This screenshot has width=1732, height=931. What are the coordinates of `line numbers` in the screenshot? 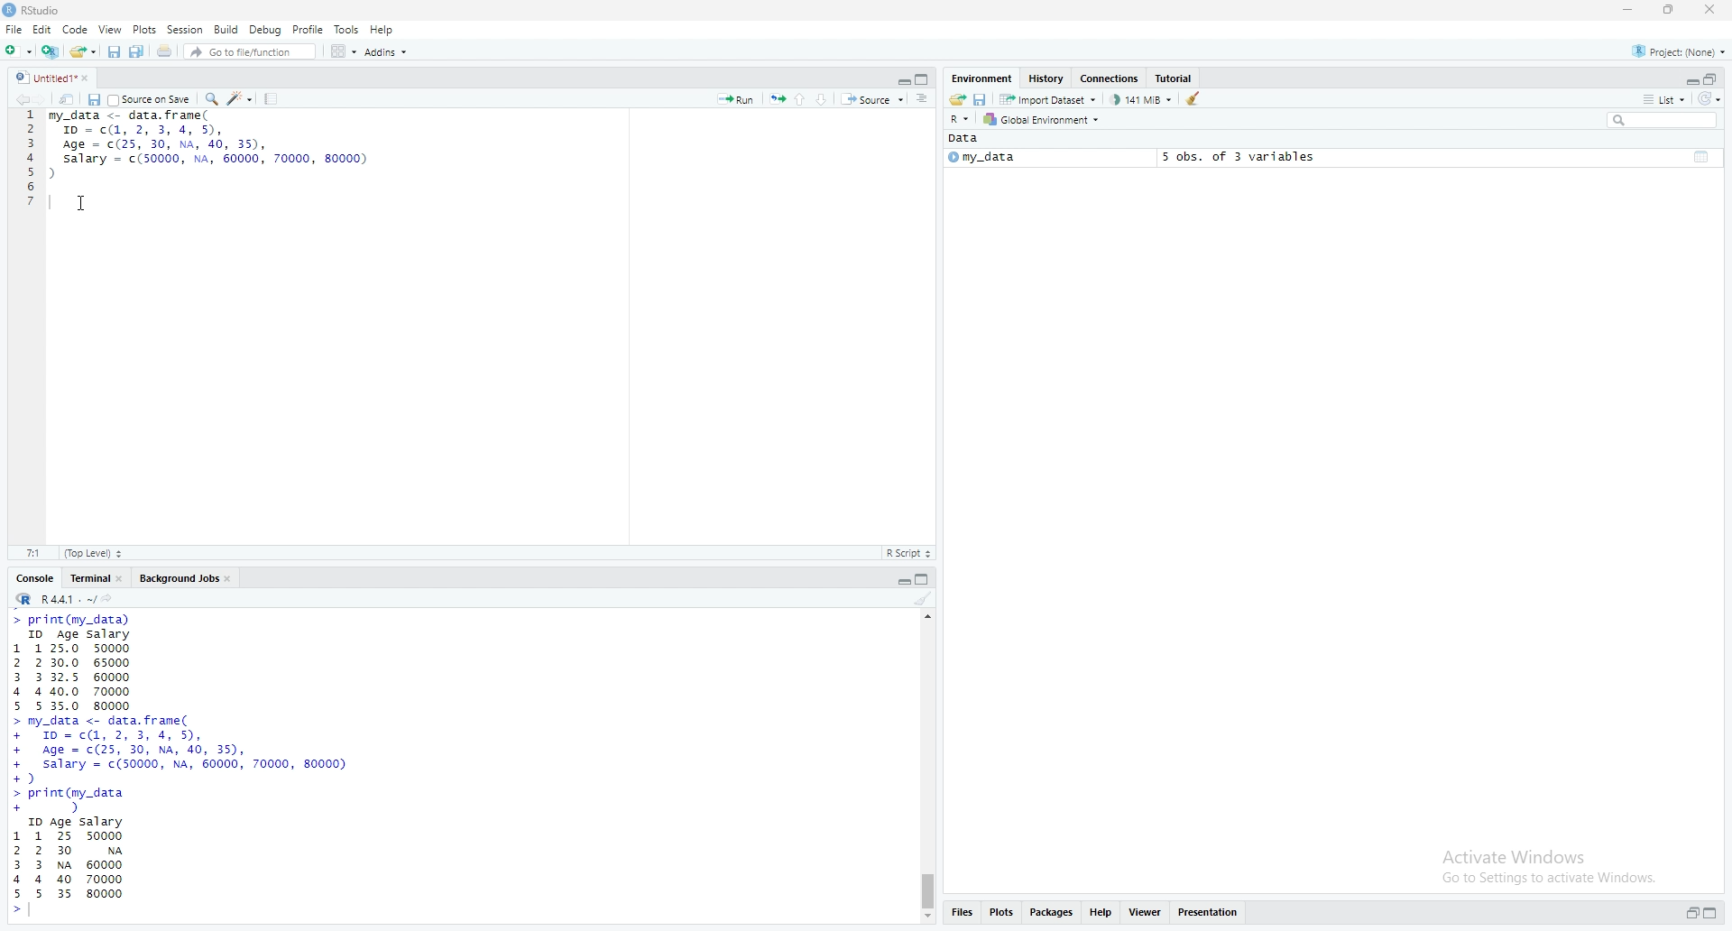 It's located at (30, 159).